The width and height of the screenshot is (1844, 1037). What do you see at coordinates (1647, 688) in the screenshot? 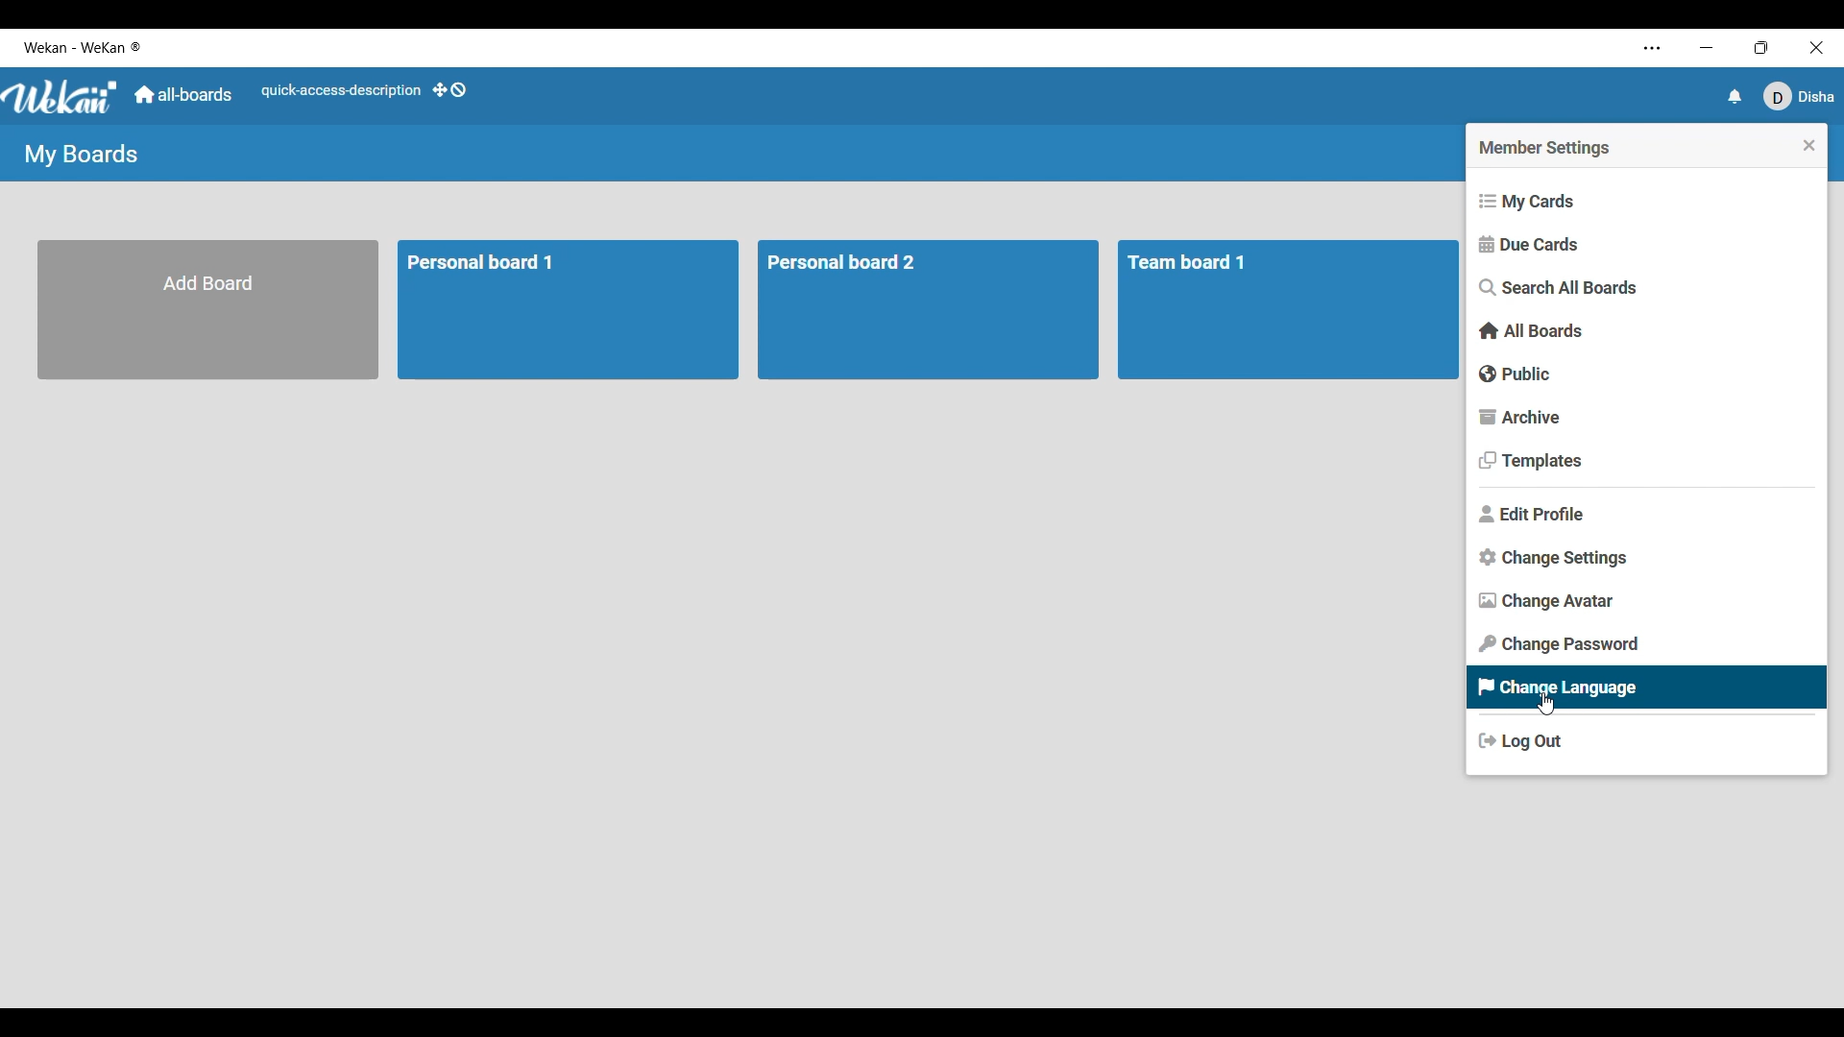
I see `Change language` at bounding box center [1647, 688].